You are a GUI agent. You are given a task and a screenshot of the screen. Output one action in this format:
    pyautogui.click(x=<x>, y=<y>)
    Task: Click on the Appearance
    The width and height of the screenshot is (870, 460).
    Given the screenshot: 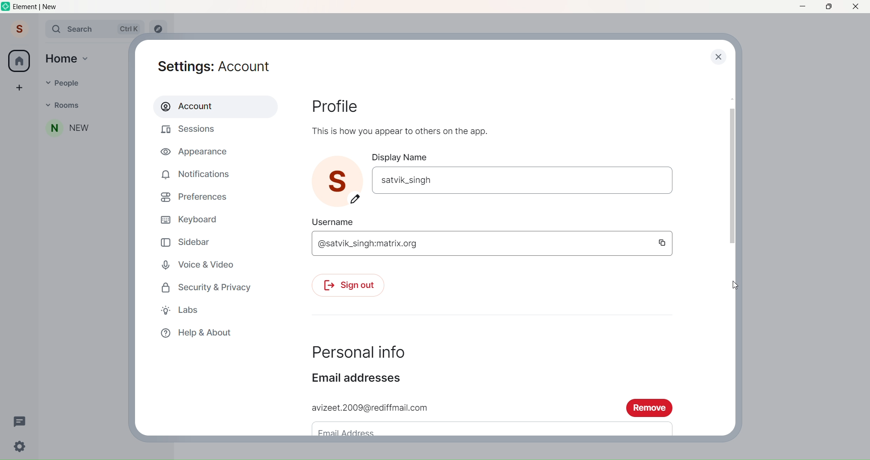 What is the action you would take?
    pyautogui.click(x=197, y=153)
    